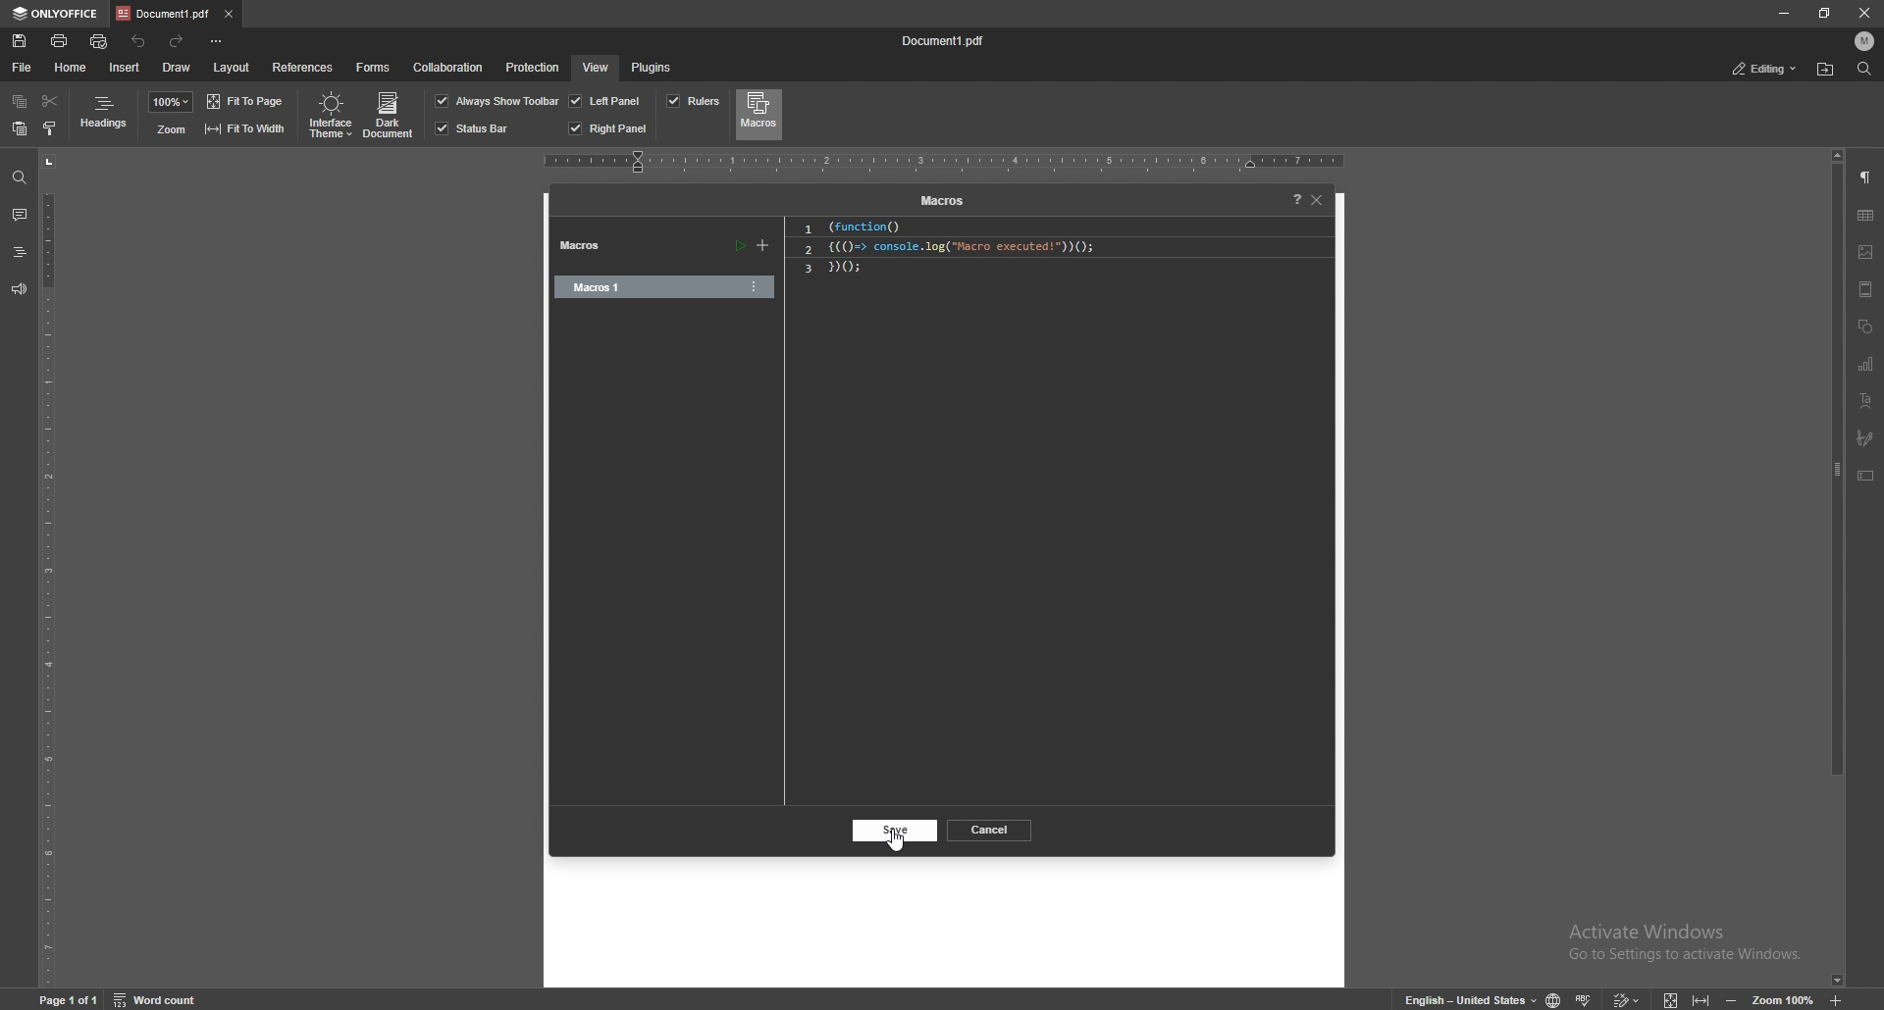 This screenshot has width=1884, height=1010. I want to click on cursor, so click(897, 839).